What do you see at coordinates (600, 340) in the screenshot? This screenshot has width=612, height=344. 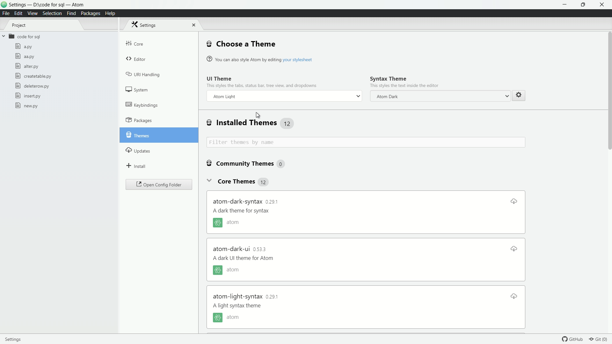 I see `git (0)` at bounding box center [600, 340].